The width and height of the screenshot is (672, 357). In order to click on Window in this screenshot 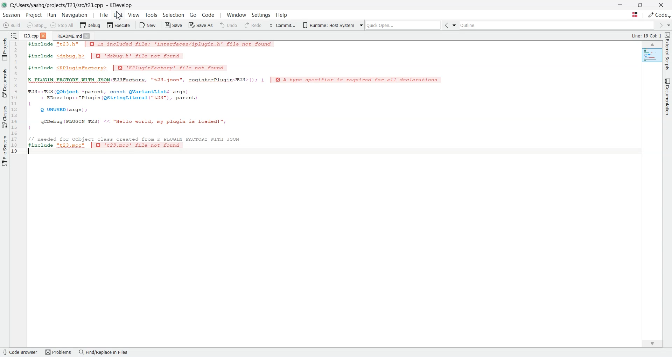, I will do `click(236, 15)`.